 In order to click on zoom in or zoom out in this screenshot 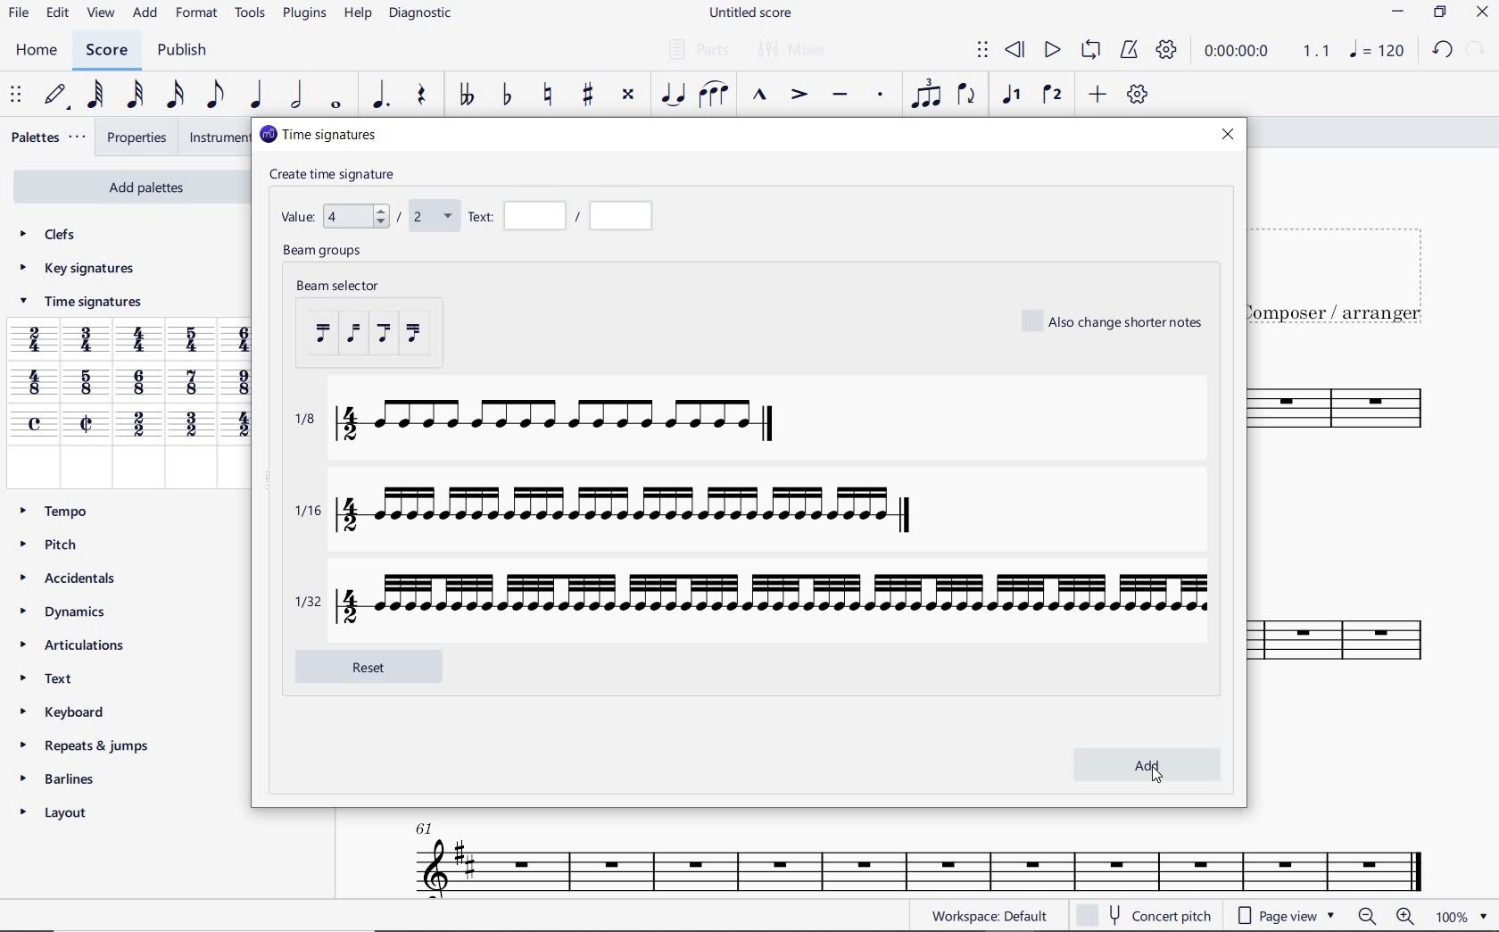, I will do `click(1385, 917)`.